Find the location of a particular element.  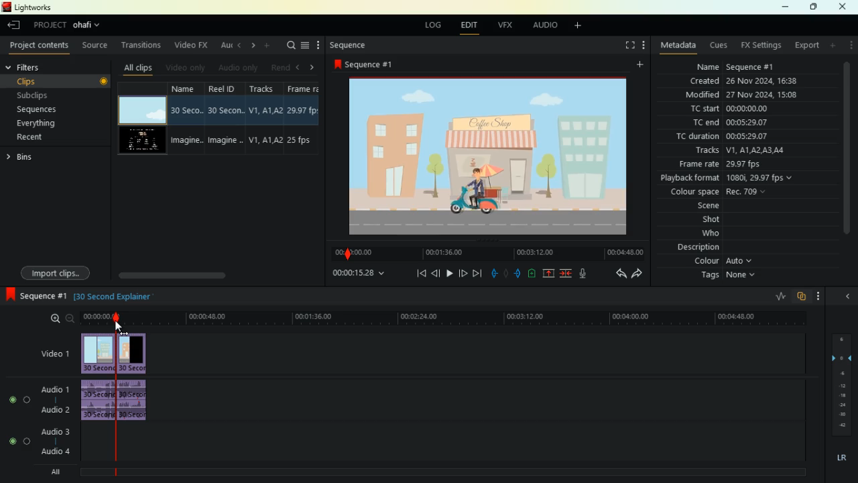

timeline is located at coordinates (484, 254).